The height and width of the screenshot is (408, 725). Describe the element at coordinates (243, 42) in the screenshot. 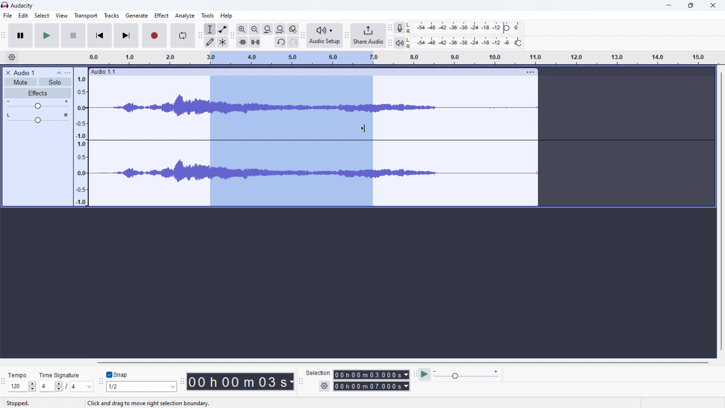

I see `trim audio outside selection` at that location.